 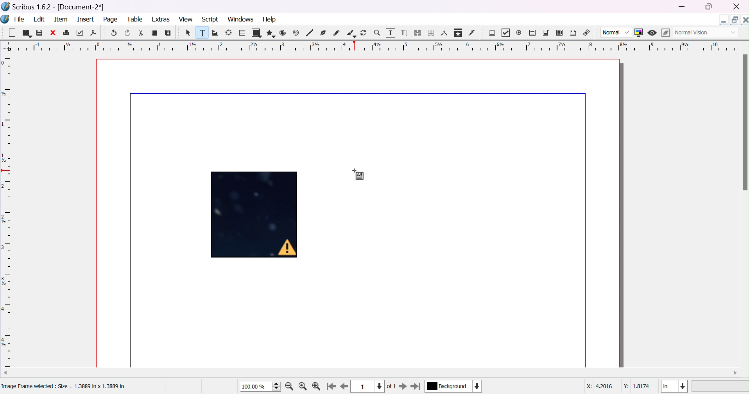 What do you see at coordinates (616, 33) in the screenshot?
I see `normal` at bounding box center [616, 33].